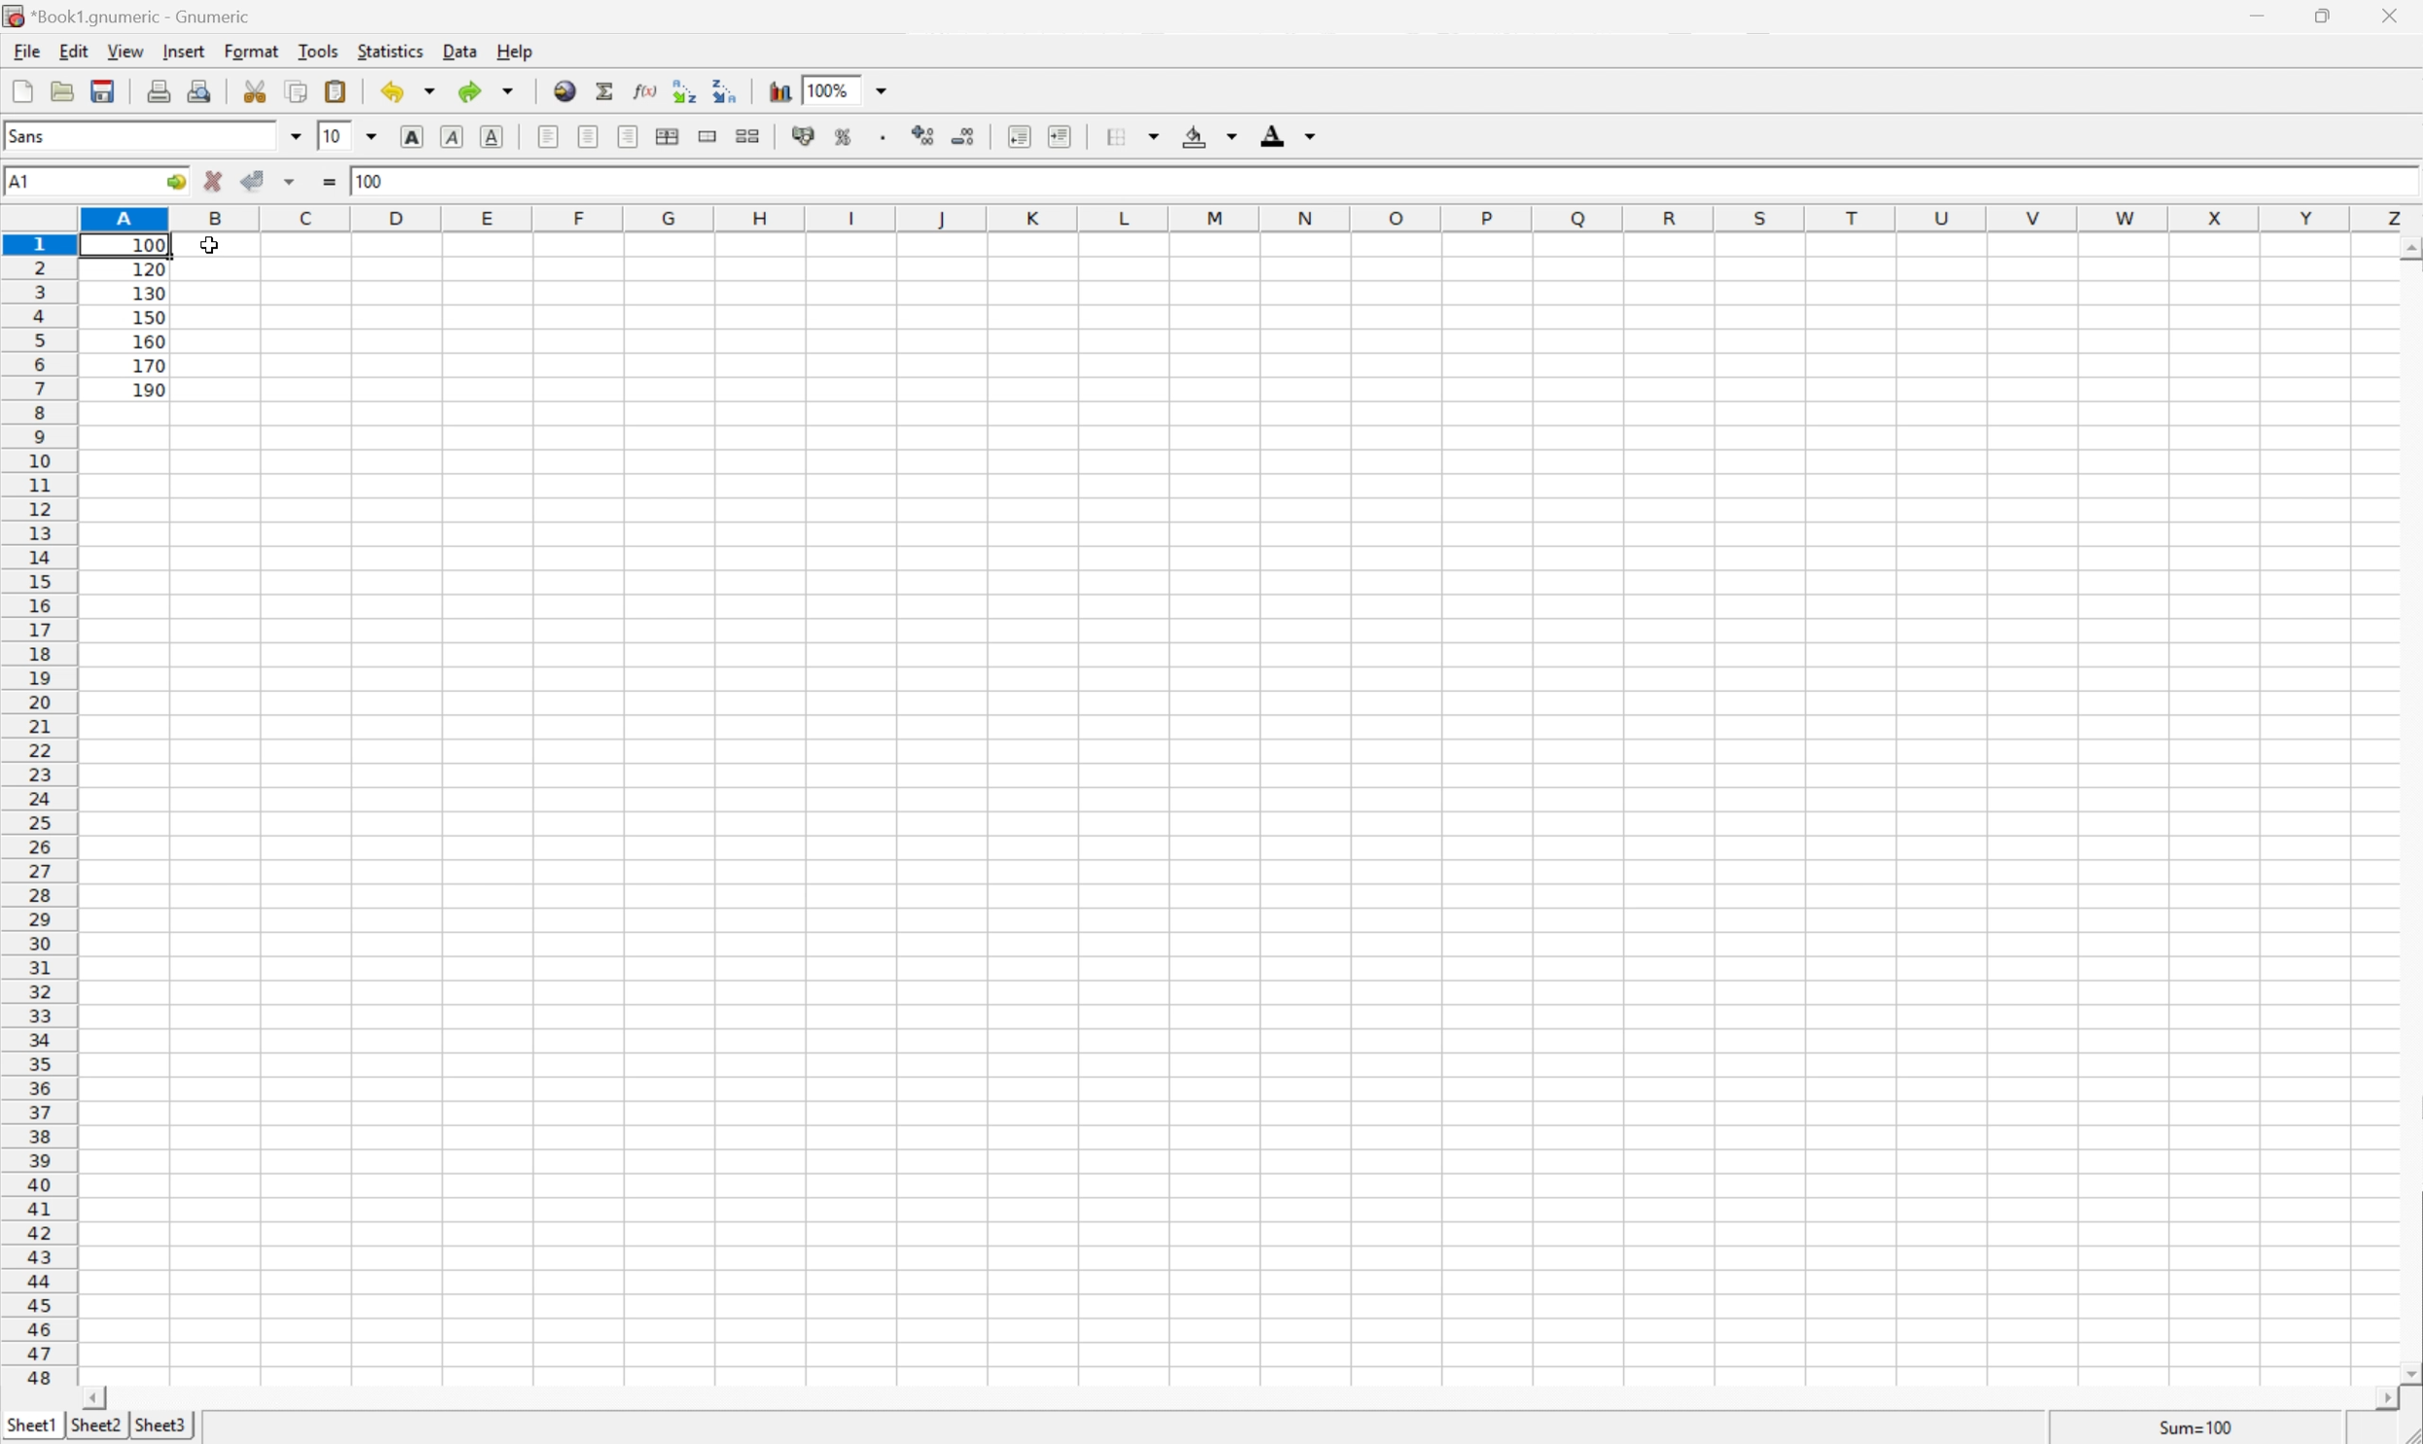  Describe the element at coordinates (149, 243) in the screenshot. I see `100` at that location.